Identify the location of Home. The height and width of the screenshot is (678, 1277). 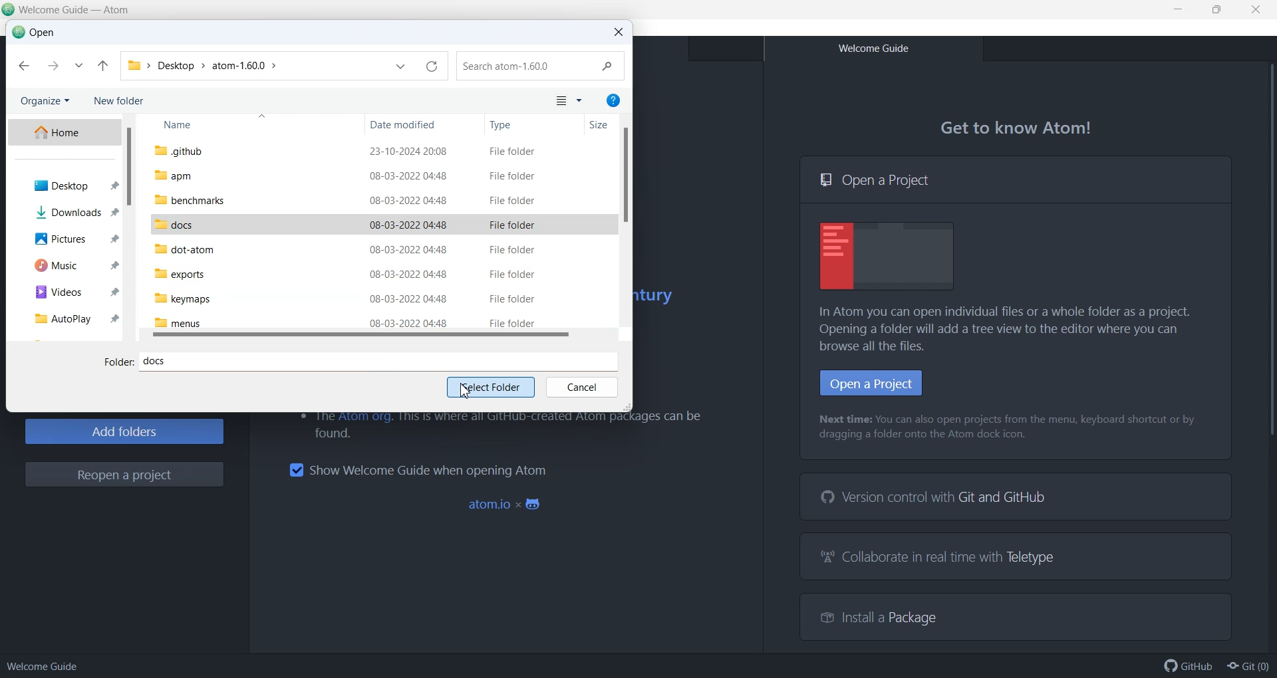
(63, 132).